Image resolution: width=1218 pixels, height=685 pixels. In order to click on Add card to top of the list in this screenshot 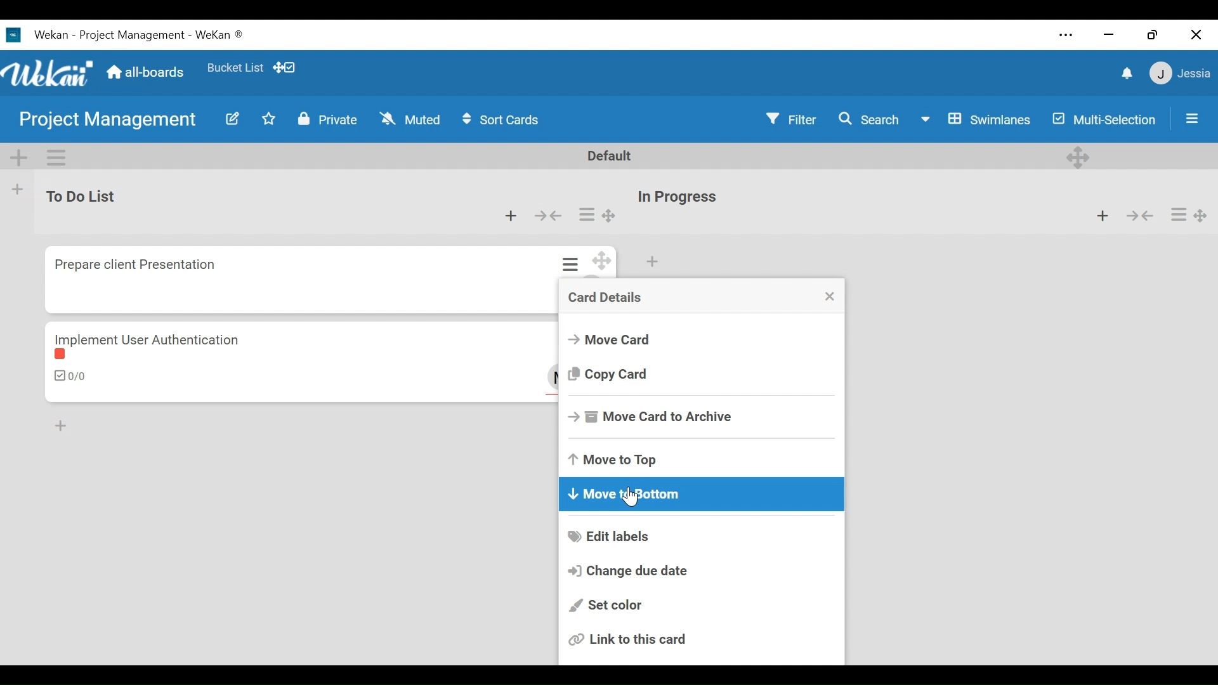, I will do `click(652, 261)`.